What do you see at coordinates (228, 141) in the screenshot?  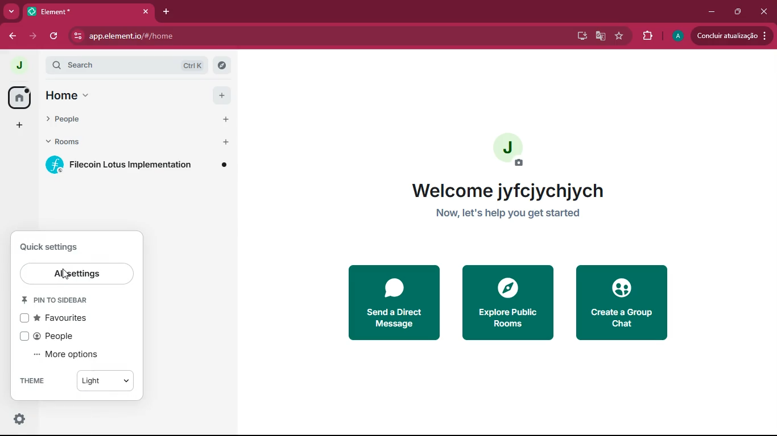 I see `add` at bounding box center [228, 141].